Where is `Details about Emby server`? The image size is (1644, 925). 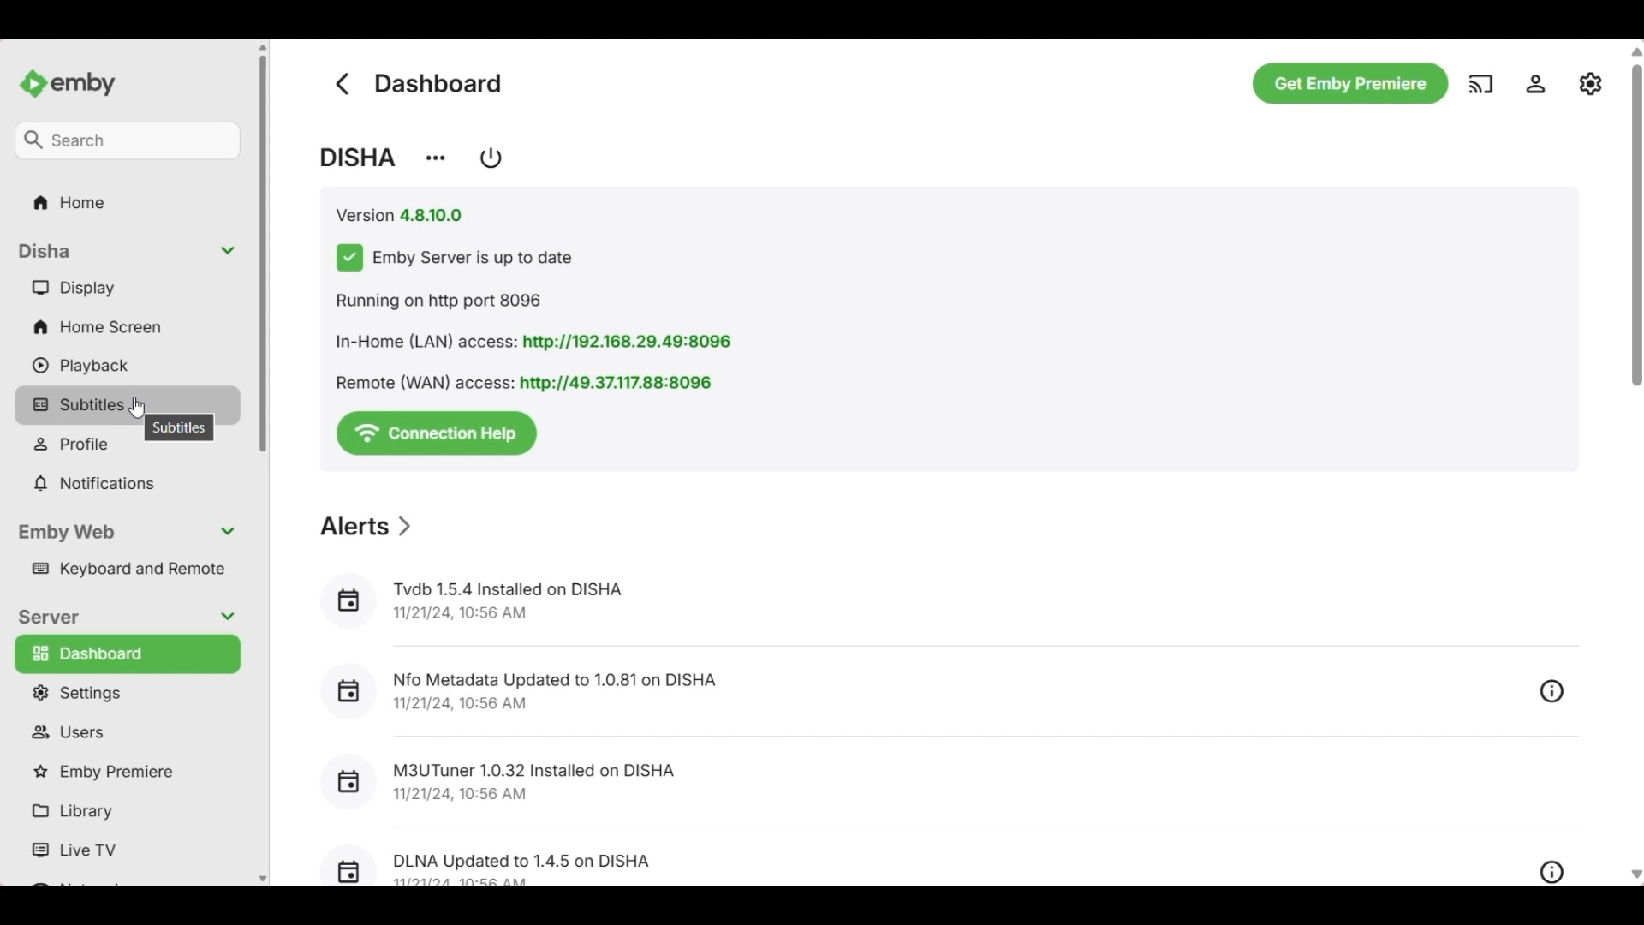 Details about Emby server is located at coordinates (538, 301).